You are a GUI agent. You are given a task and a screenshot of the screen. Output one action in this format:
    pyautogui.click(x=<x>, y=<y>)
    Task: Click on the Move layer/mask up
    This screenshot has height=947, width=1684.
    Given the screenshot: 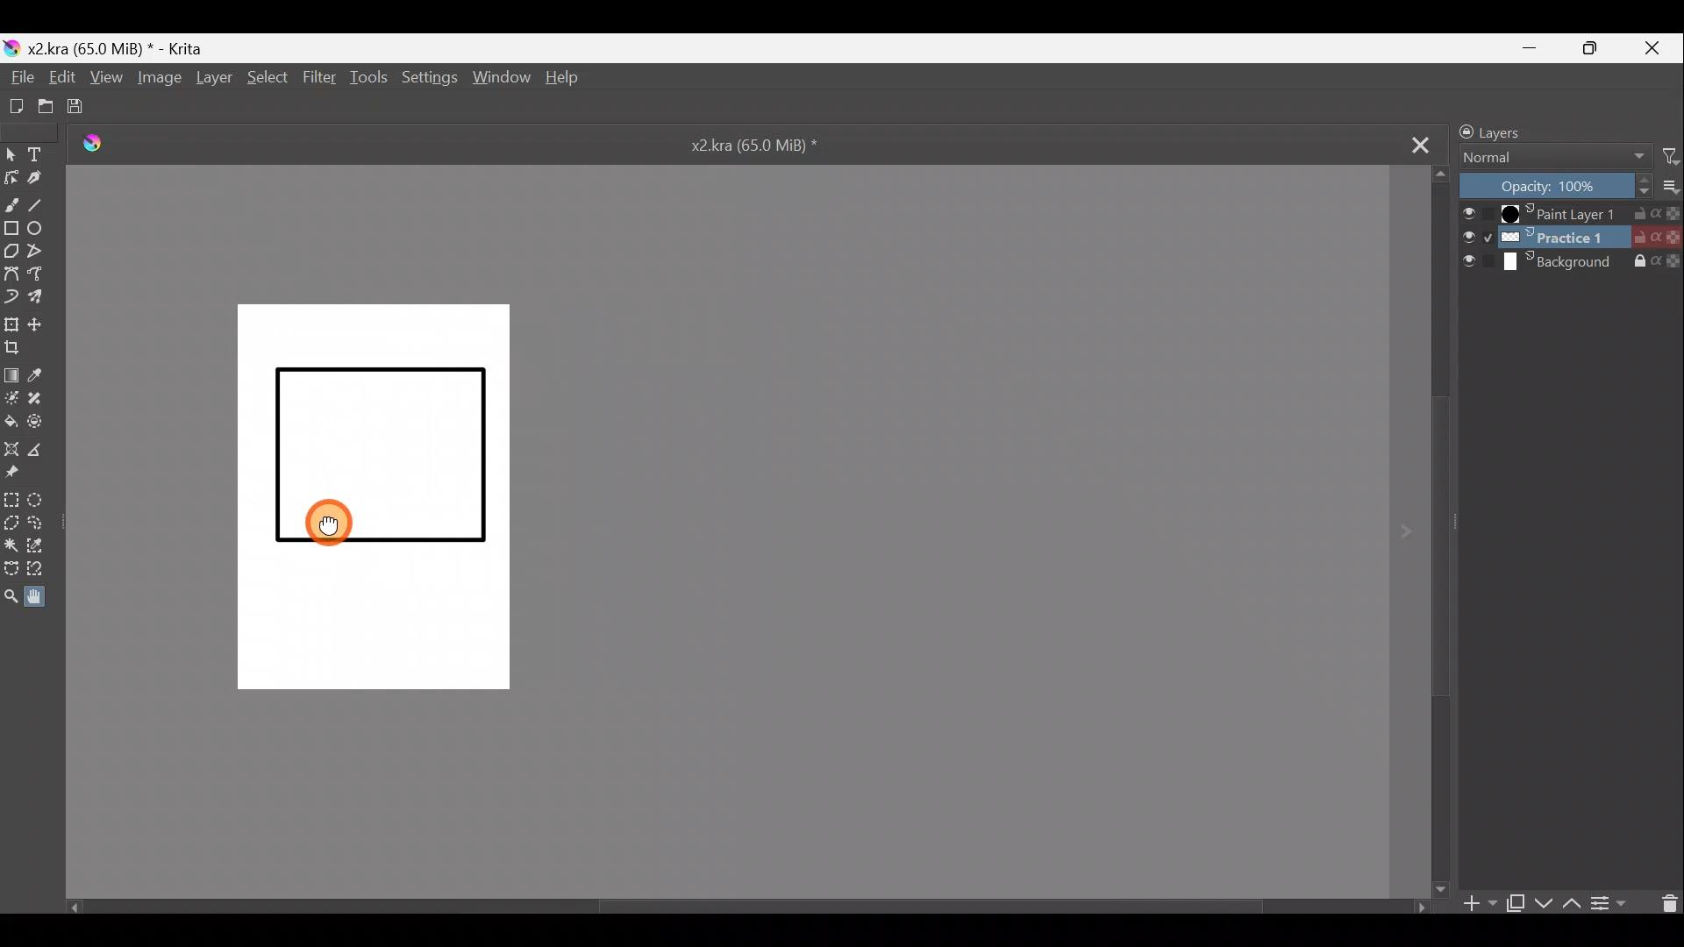 What is the action you would take?
    pyautogui.click(x=1567, y=904)
    